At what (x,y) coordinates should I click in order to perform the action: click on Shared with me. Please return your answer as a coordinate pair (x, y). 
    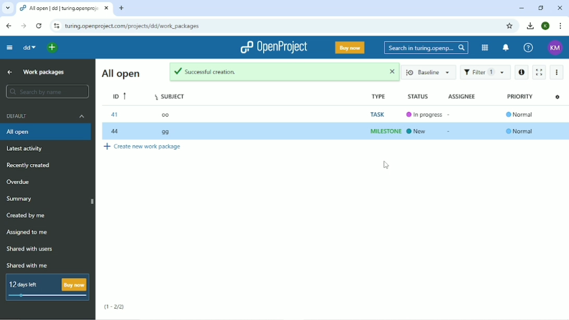
    Looking at the image, I should click on (27, 266).